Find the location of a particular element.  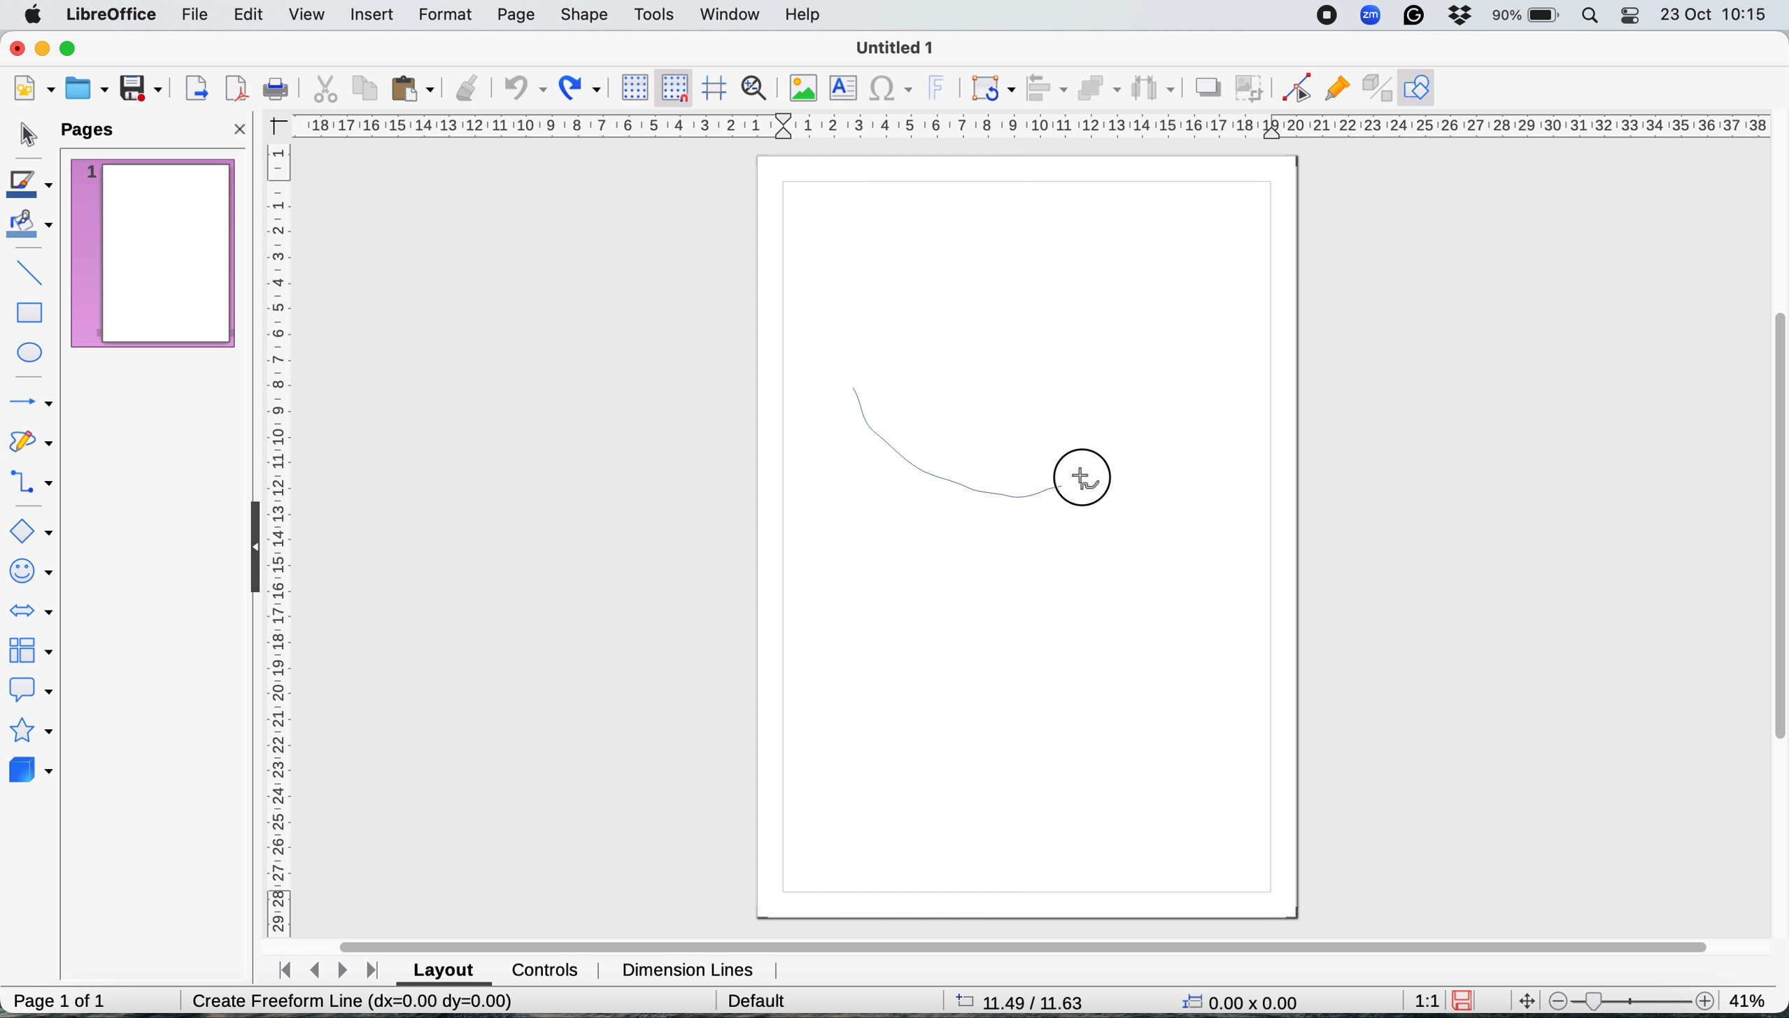

callout shapes is located at coordinates (34, 693).